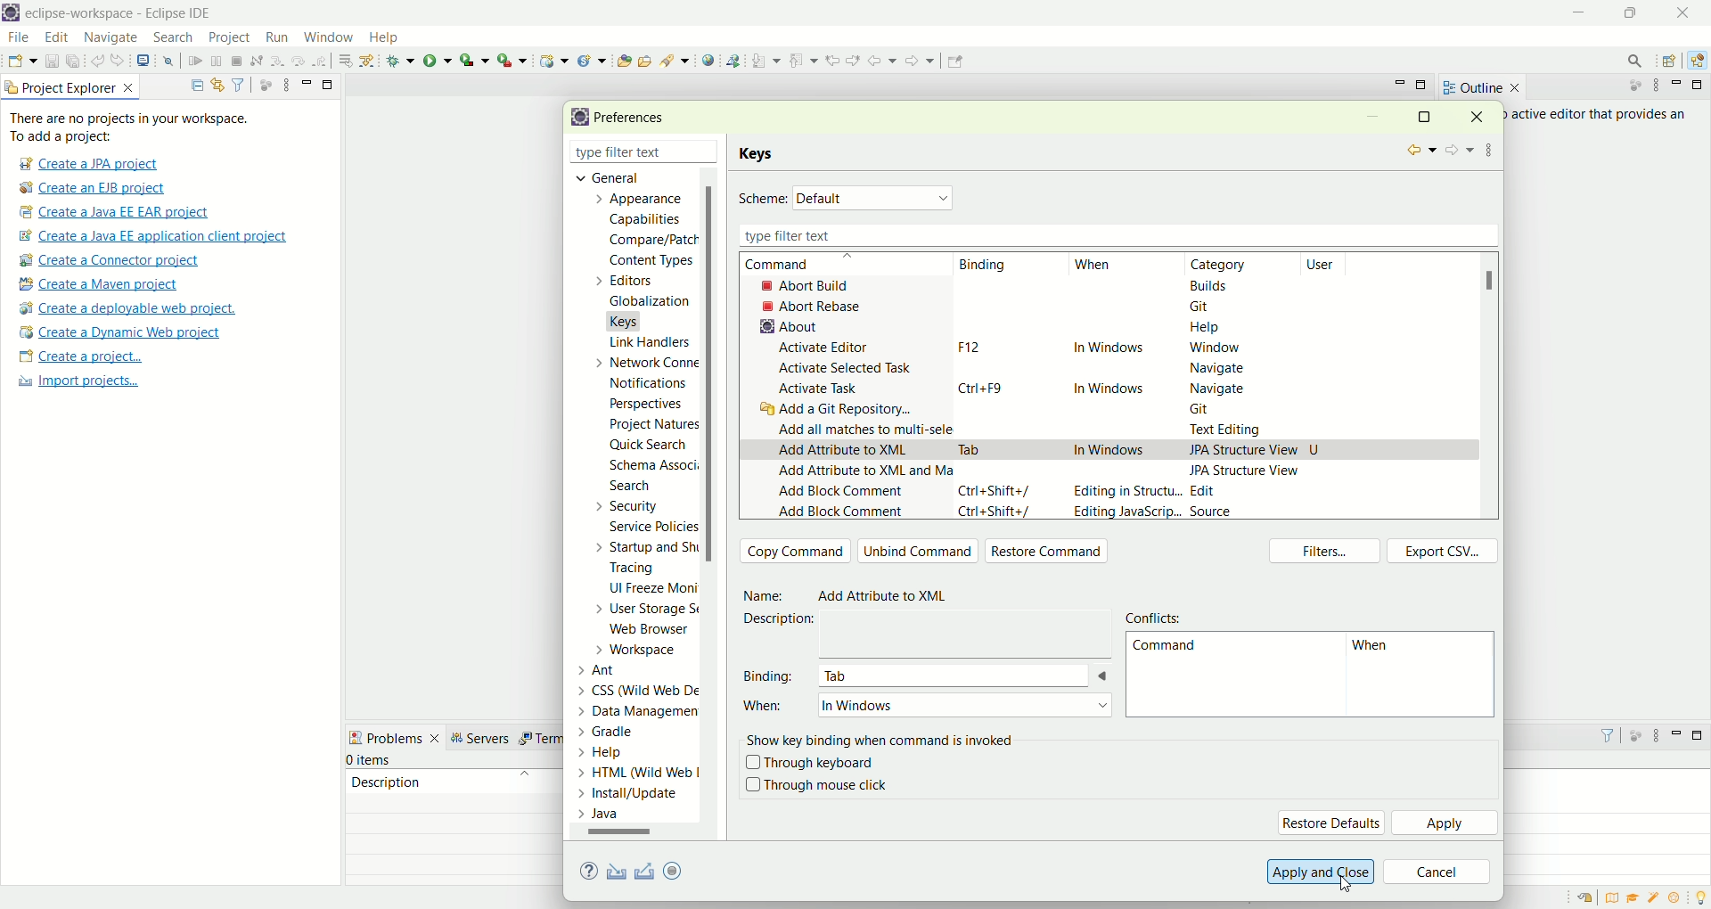 The height and width of the screenshot is (909, 1711). I want to click on JPA structure view U, so click(1255, 448).